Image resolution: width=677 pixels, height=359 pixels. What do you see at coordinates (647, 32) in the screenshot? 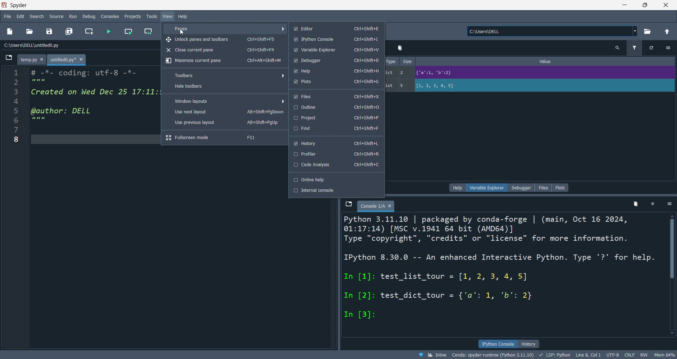
I see `open directory` at bounding box center [647, 32].